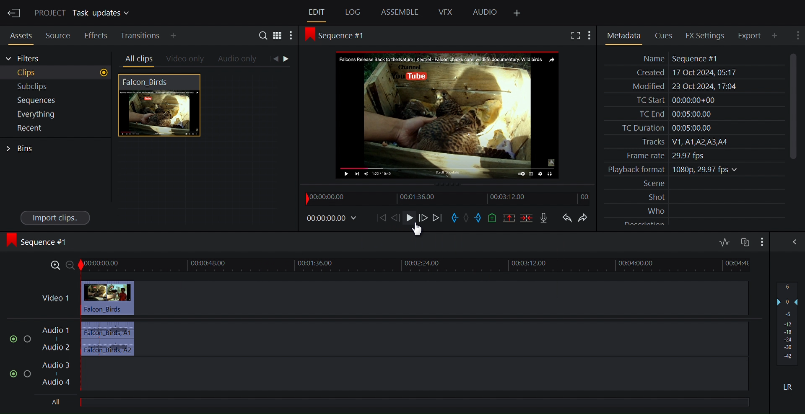 The width and height of the screenshot is (805, 414). Describe the element at coordinates (509, 218) in the screenshot. I see `Remove the marked section` at that location.